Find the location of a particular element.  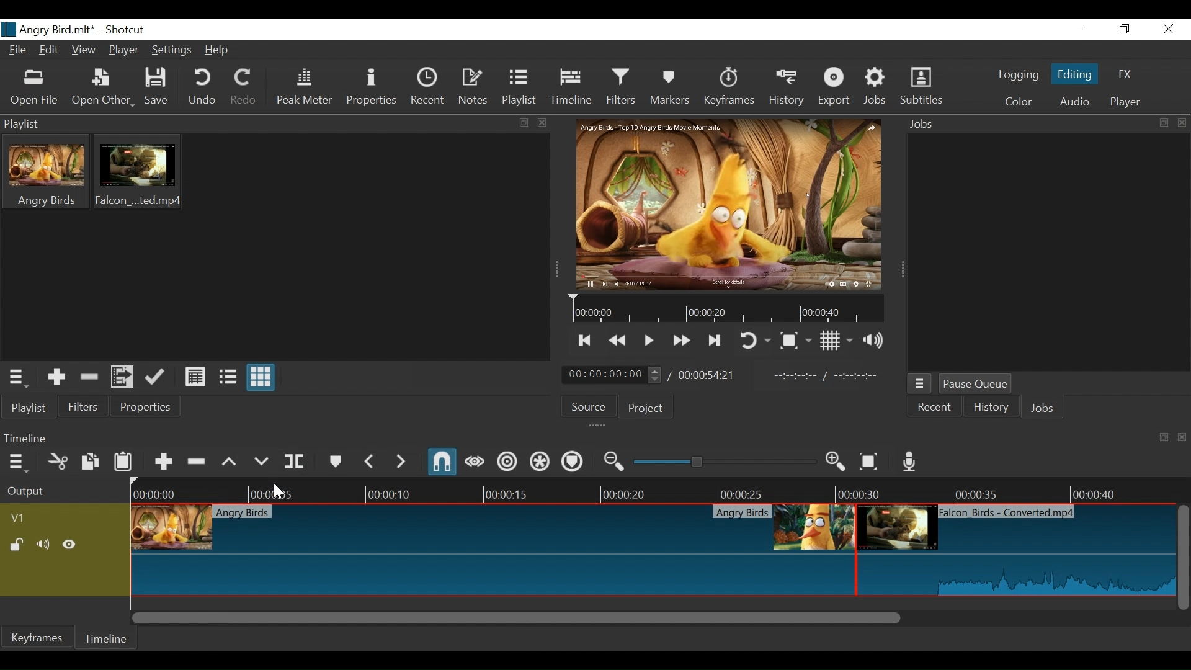

Cursor is located at coordinates (277, 491).